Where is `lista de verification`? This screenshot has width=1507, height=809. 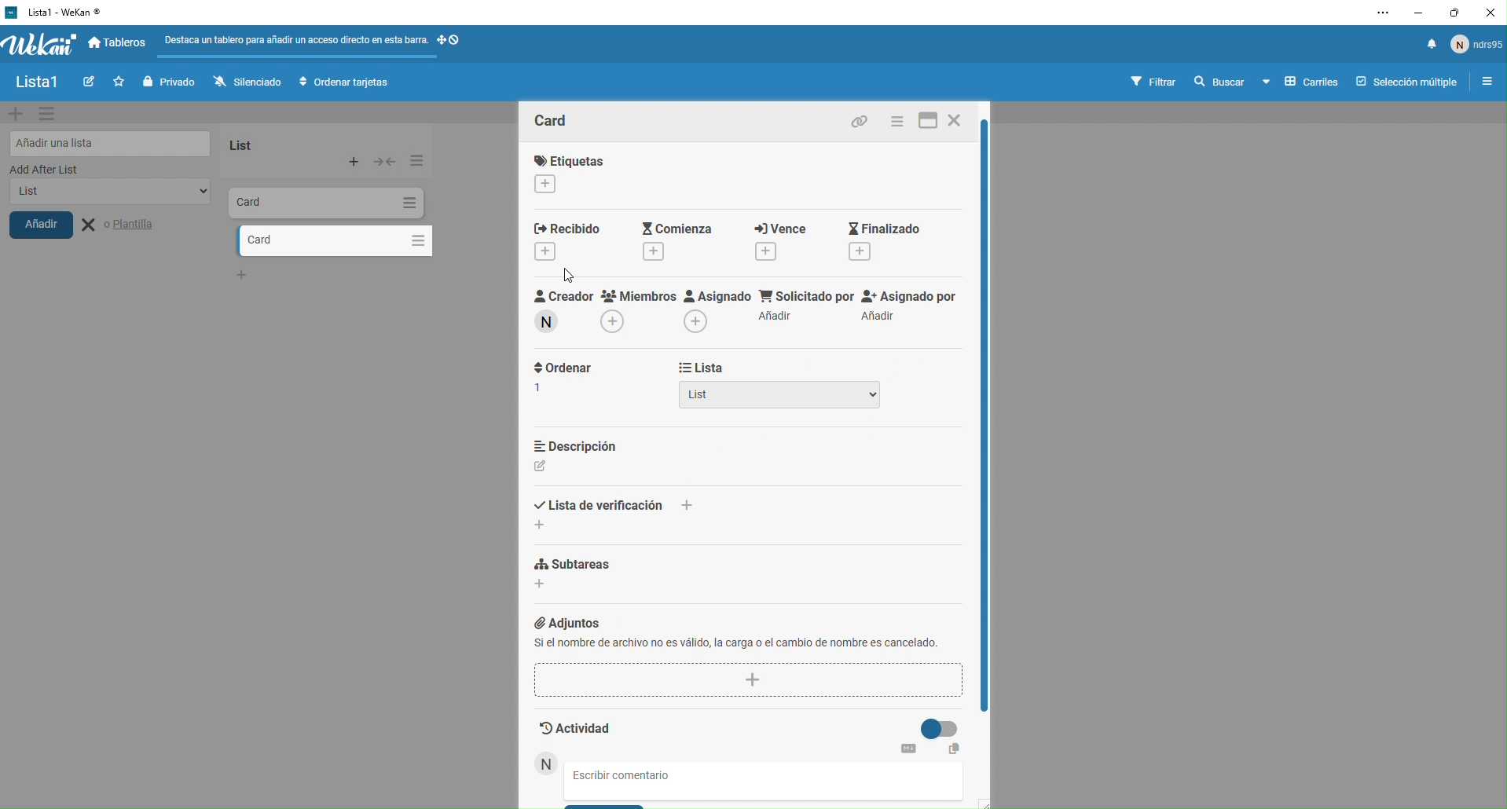
lista de verification is located at coordinates (608, 507).